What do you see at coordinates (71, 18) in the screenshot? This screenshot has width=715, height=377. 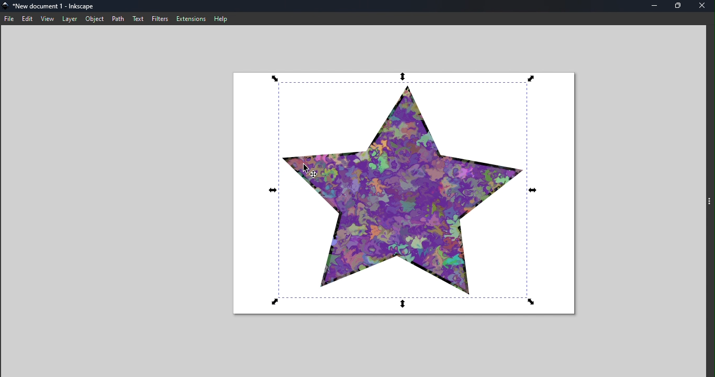 I see `Layer` at bounding box center [71, 18].